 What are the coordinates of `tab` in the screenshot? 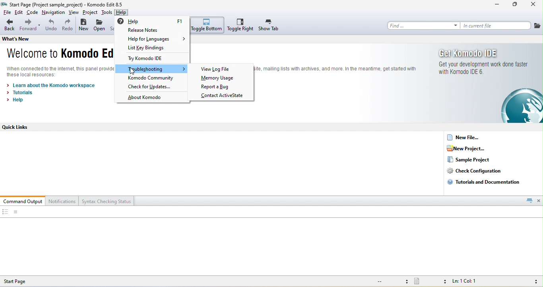 It's located at (529, 200).